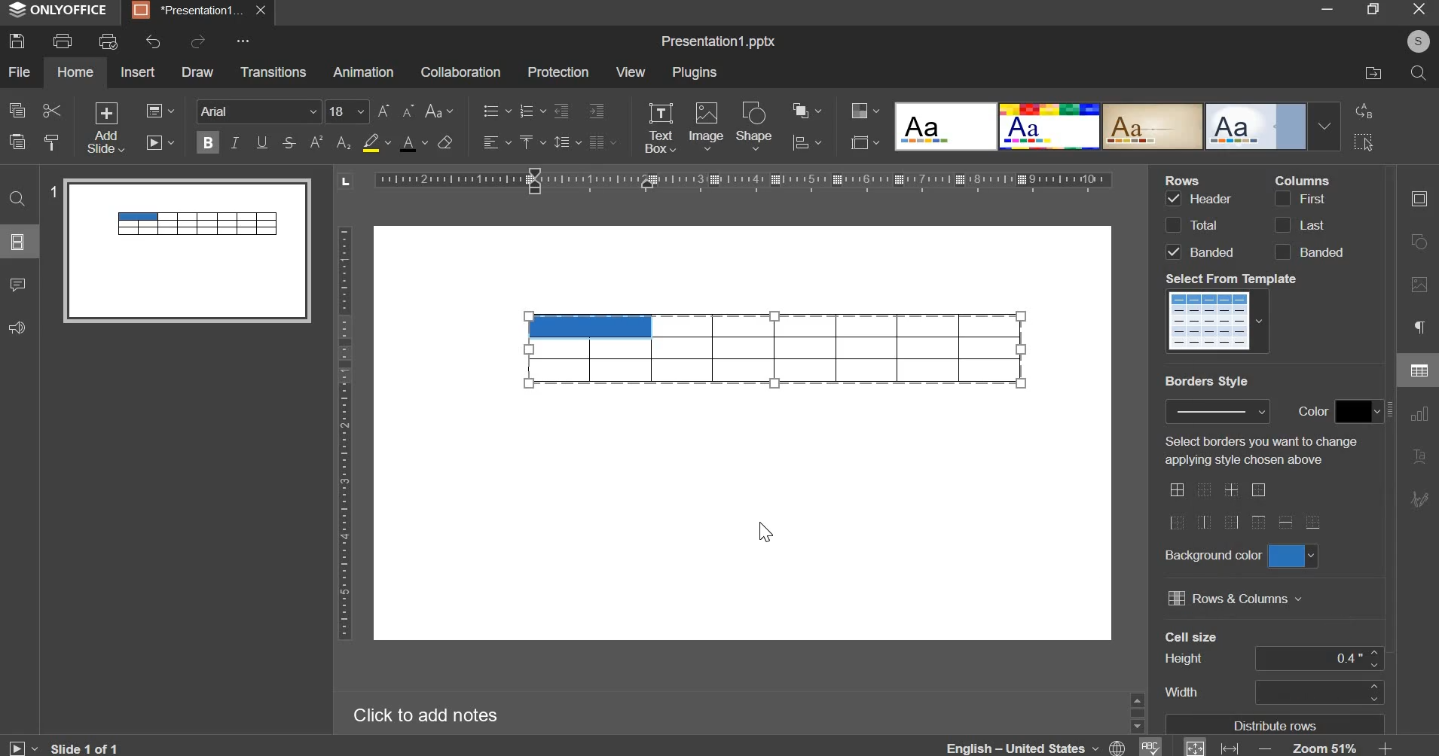 The height and width of the screenshot is (756, 1439). I want to click on file location, so click(1373, 72).